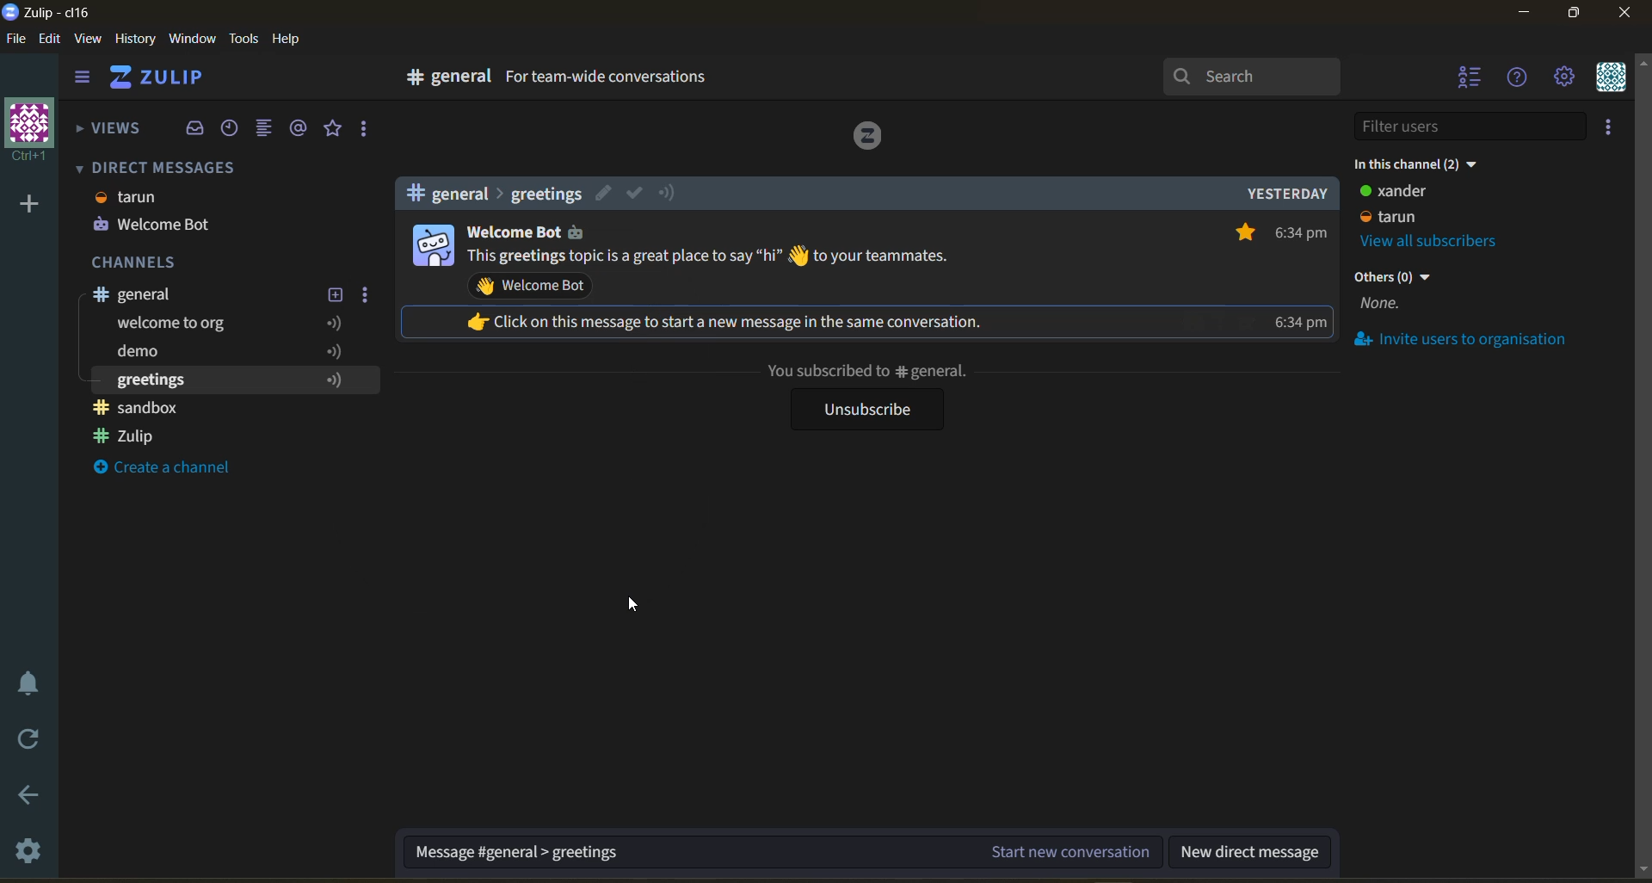  What do you see at coordinates (1286, 193) in the screenshot?
I see `yesterday` at bounding box center [1286, 193].